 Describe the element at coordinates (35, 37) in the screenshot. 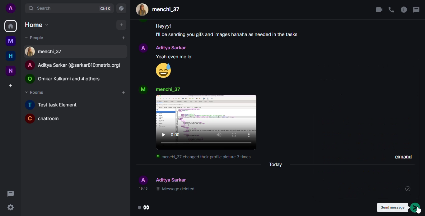

I see `people drop down` at that location.